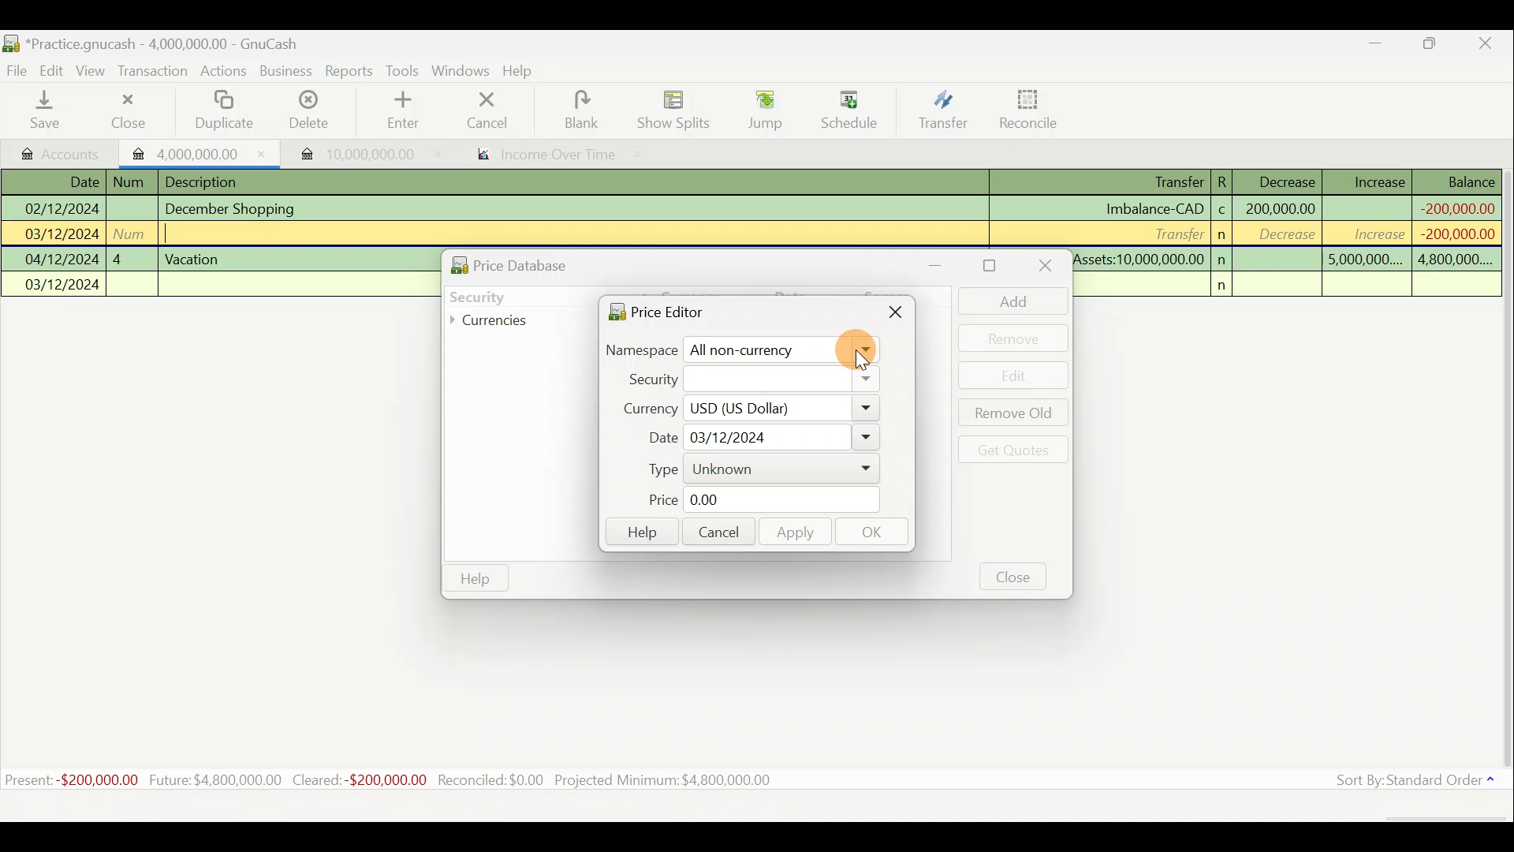  I want to click on Decrease, so click(1286, 181).